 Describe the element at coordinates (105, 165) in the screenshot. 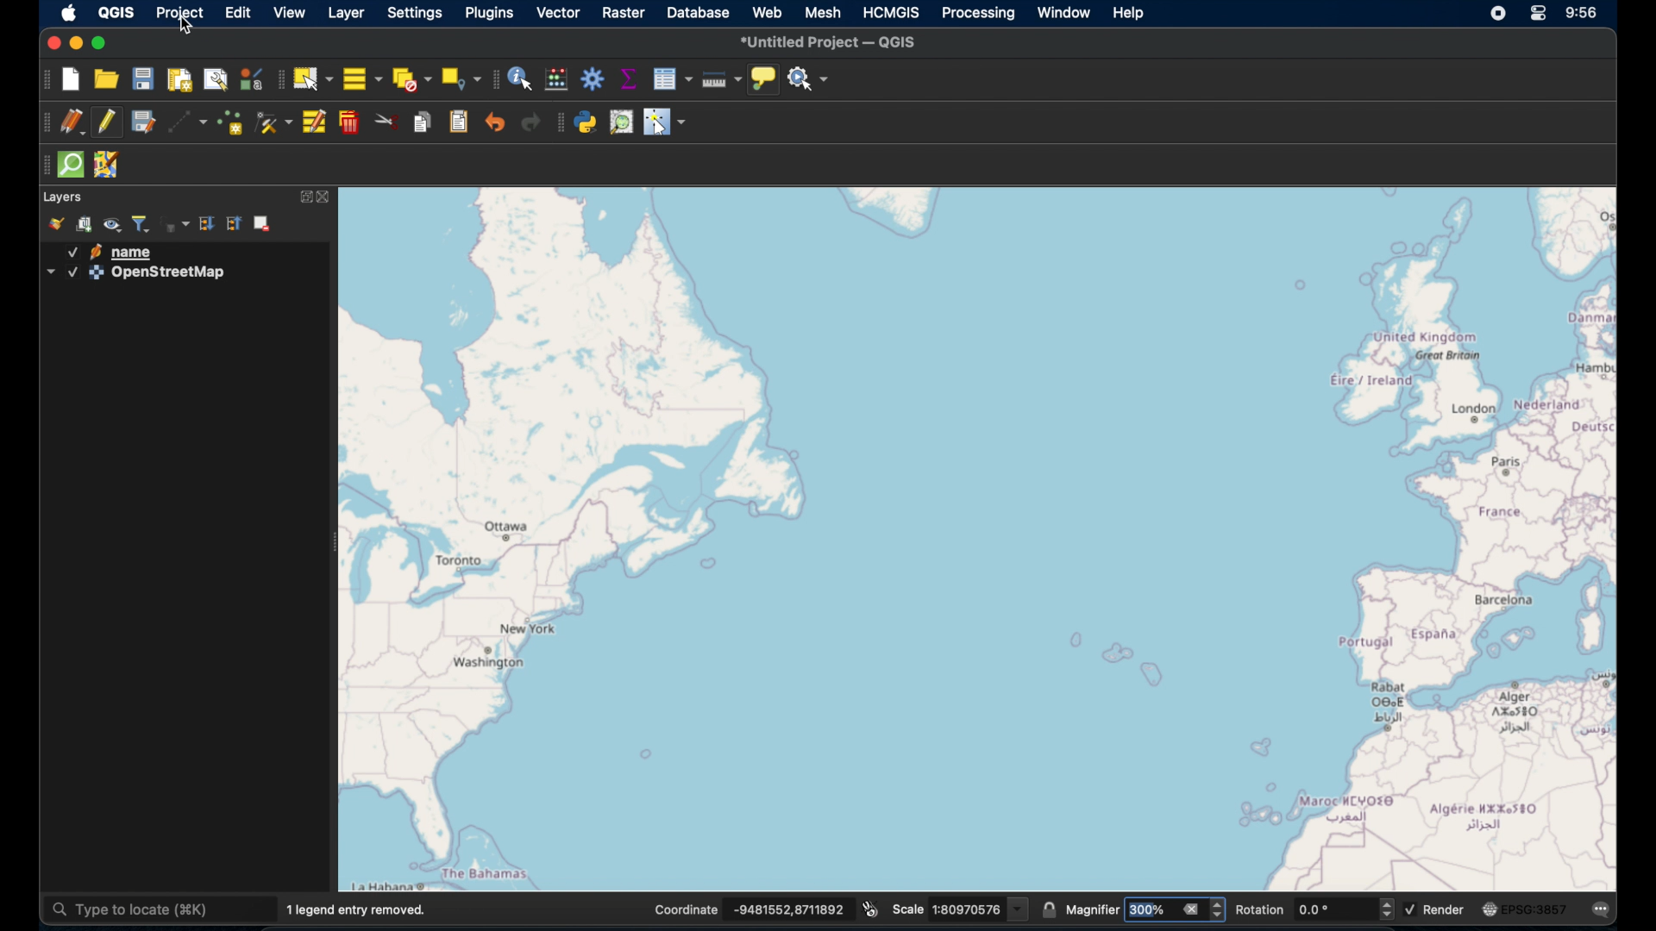

I see `jsom remote` at that location.